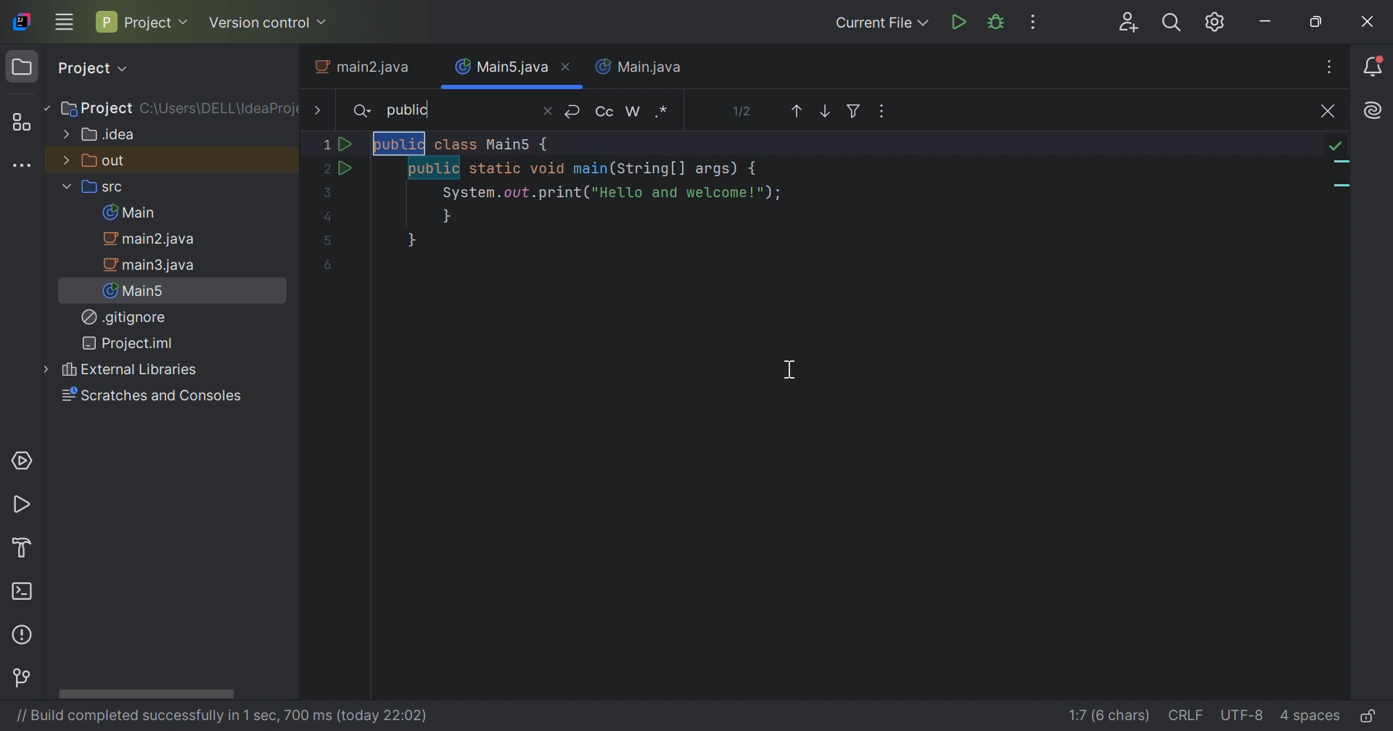 Image resolution: width=1393 pixels, height=731 pixels. Describe the element at coordinates (25, 633) in the screenshot. I see `Problems` at that location.